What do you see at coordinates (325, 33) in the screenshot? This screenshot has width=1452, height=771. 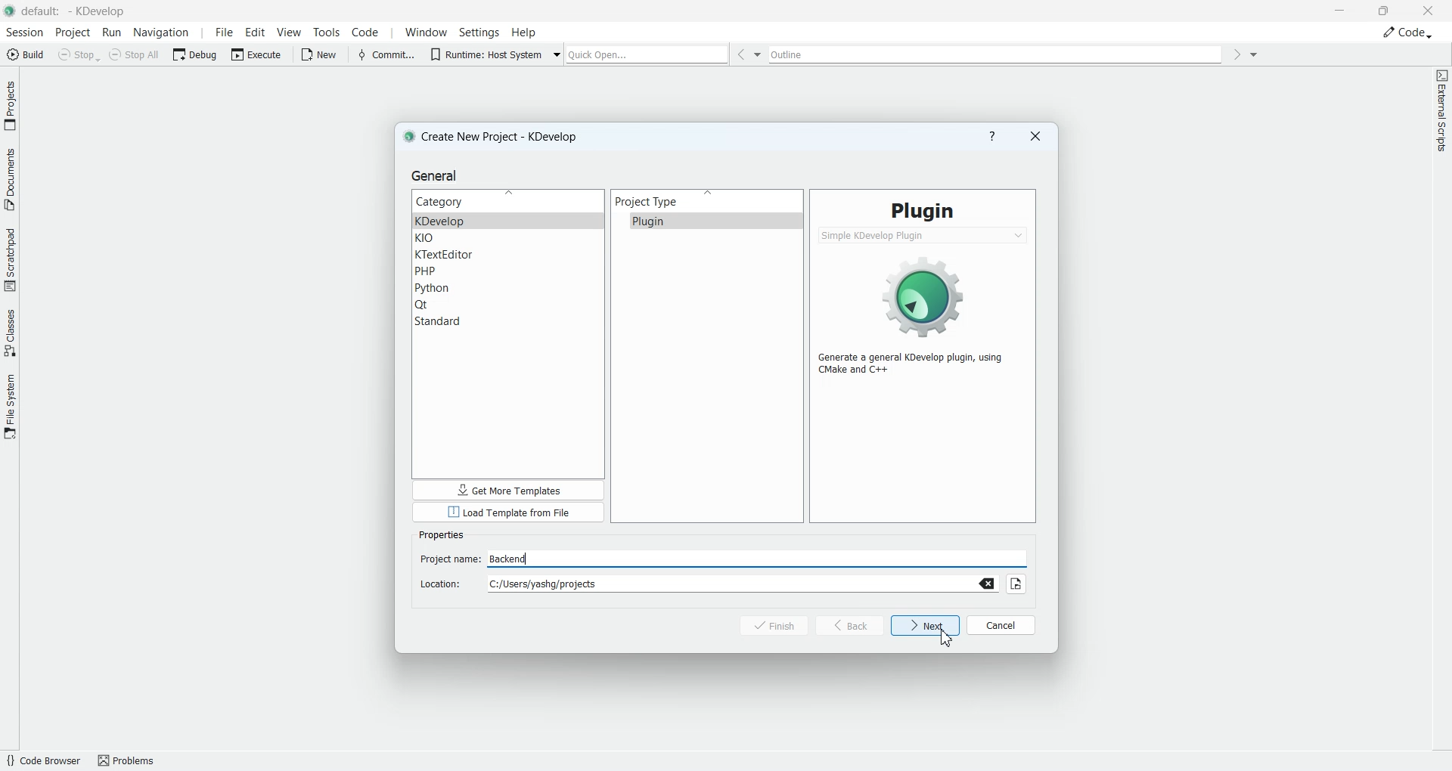 I see `Tools` at bounding box center [325, 33].